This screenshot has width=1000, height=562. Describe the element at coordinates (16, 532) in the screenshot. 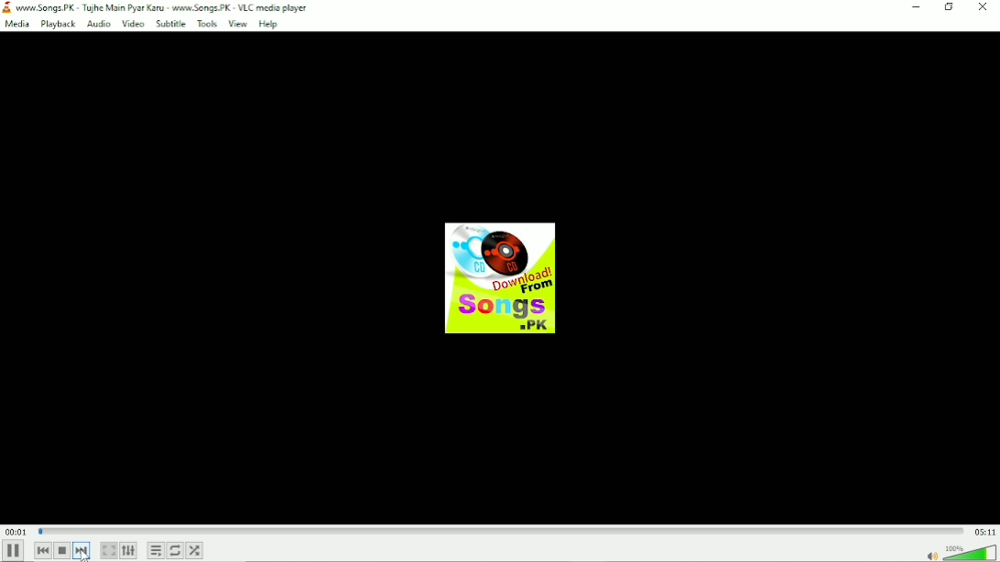

I see `Elapsed time` at that location.